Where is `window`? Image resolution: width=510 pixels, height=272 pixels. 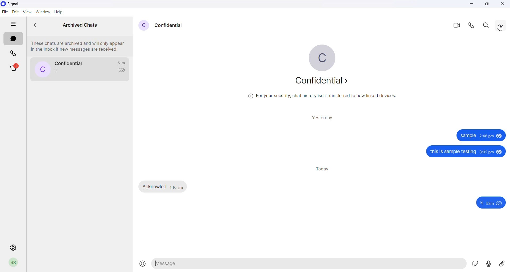
window is located at coordinates (42, 12).